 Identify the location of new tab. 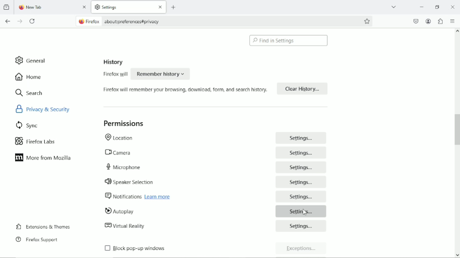
(174, 7).